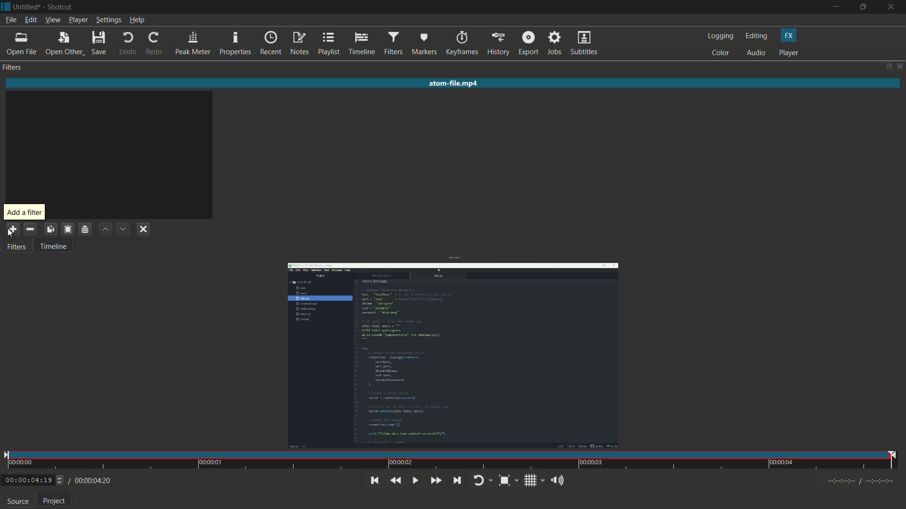 This screenshot has height=509, width=906. I want to click on export, so click(527, 44).